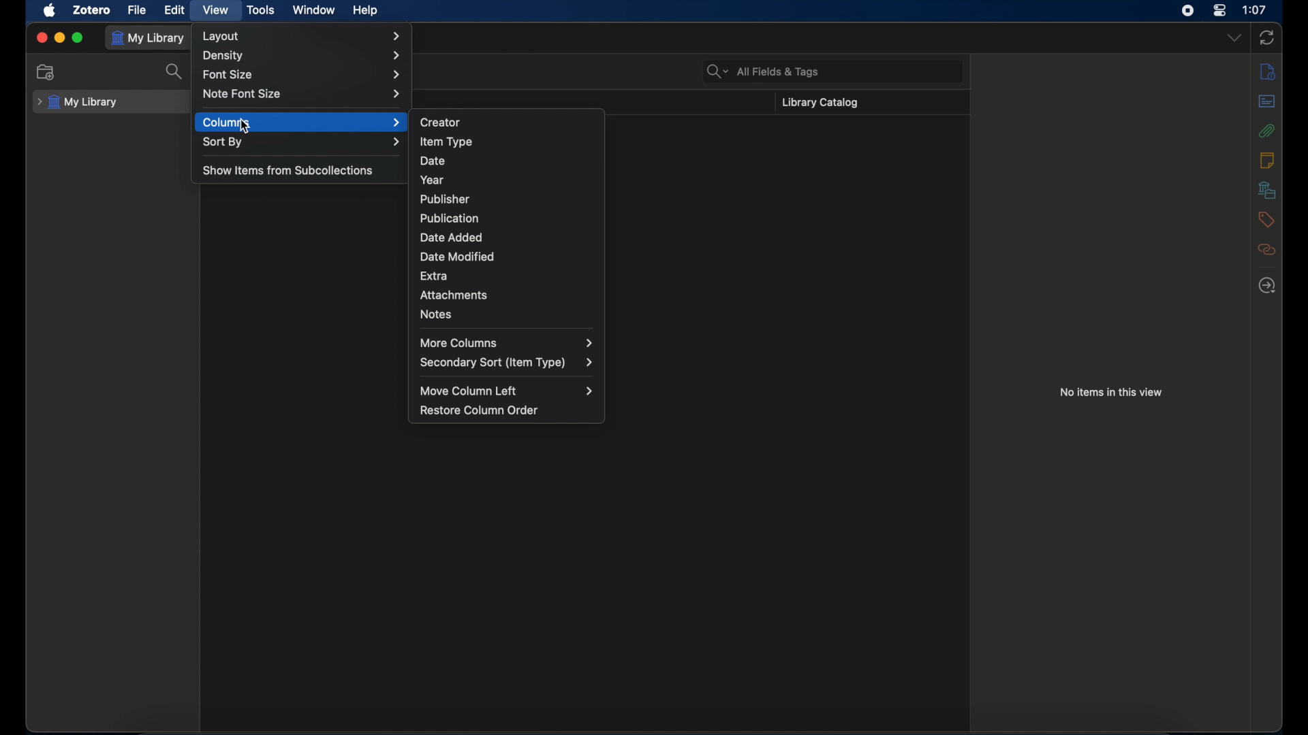 The image size is (1308, 735). What do you see at coordinates (300, 37) in the screenshot?
I see `layout` at bounding box center [300, 37].